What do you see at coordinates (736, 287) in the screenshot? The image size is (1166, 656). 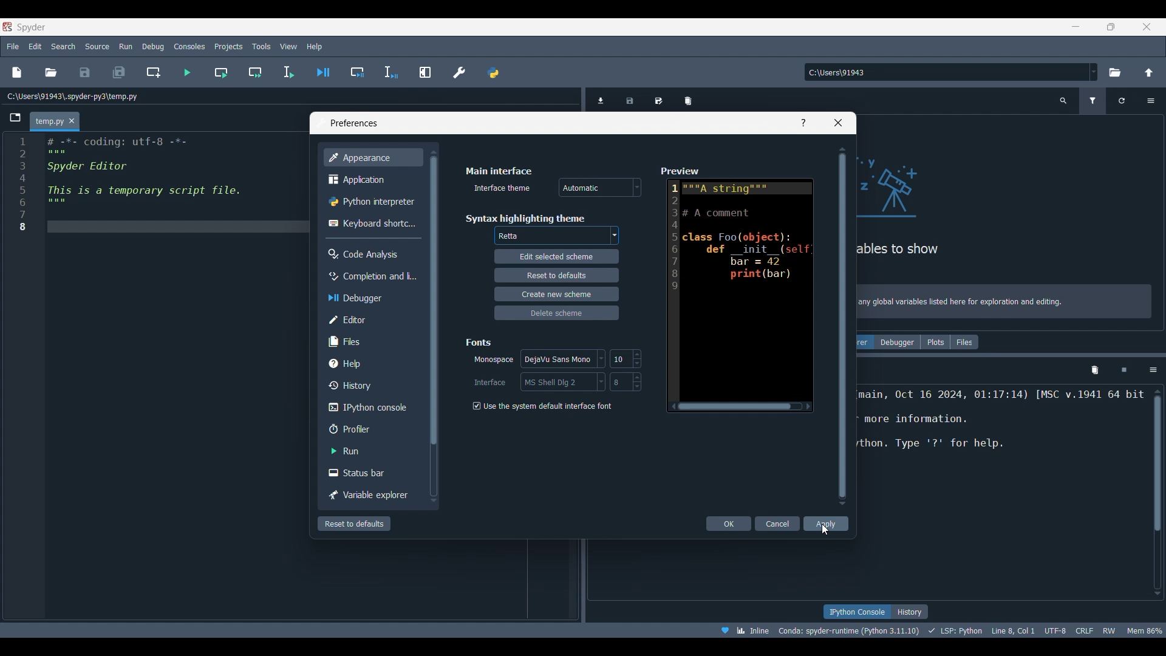 I see `Preview` at bounding box center [736, 287].